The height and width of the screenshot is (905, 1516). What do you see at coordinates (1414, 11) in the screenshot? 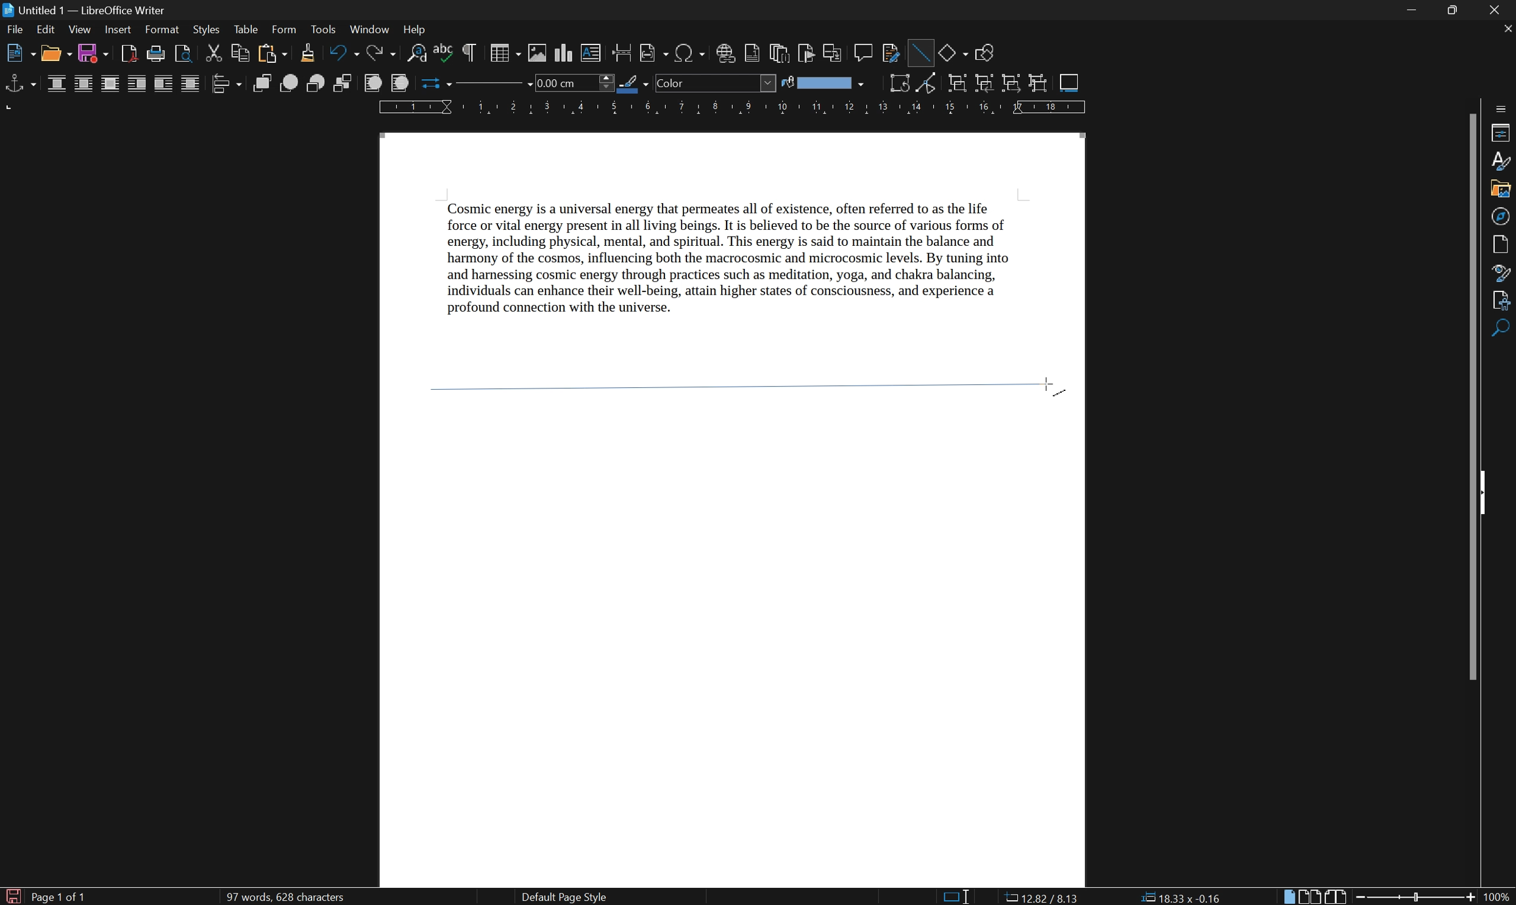
I see `minimize` at bounding box center [1414, 11].